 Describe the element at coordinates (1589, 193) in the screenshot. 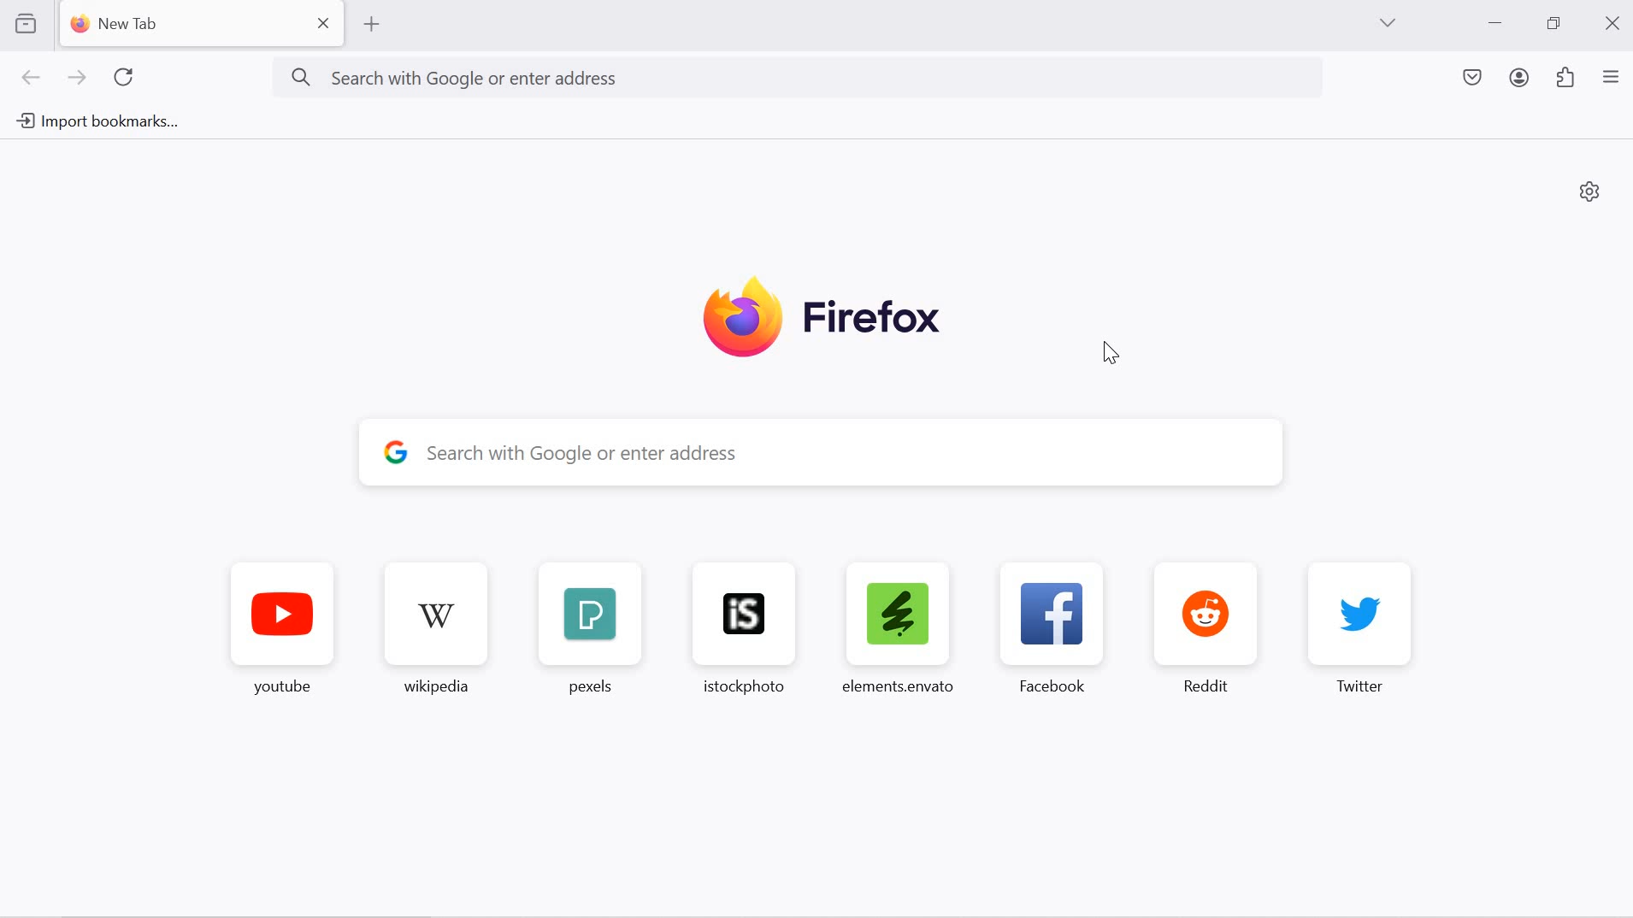

I see `personalize new tab` at that location.